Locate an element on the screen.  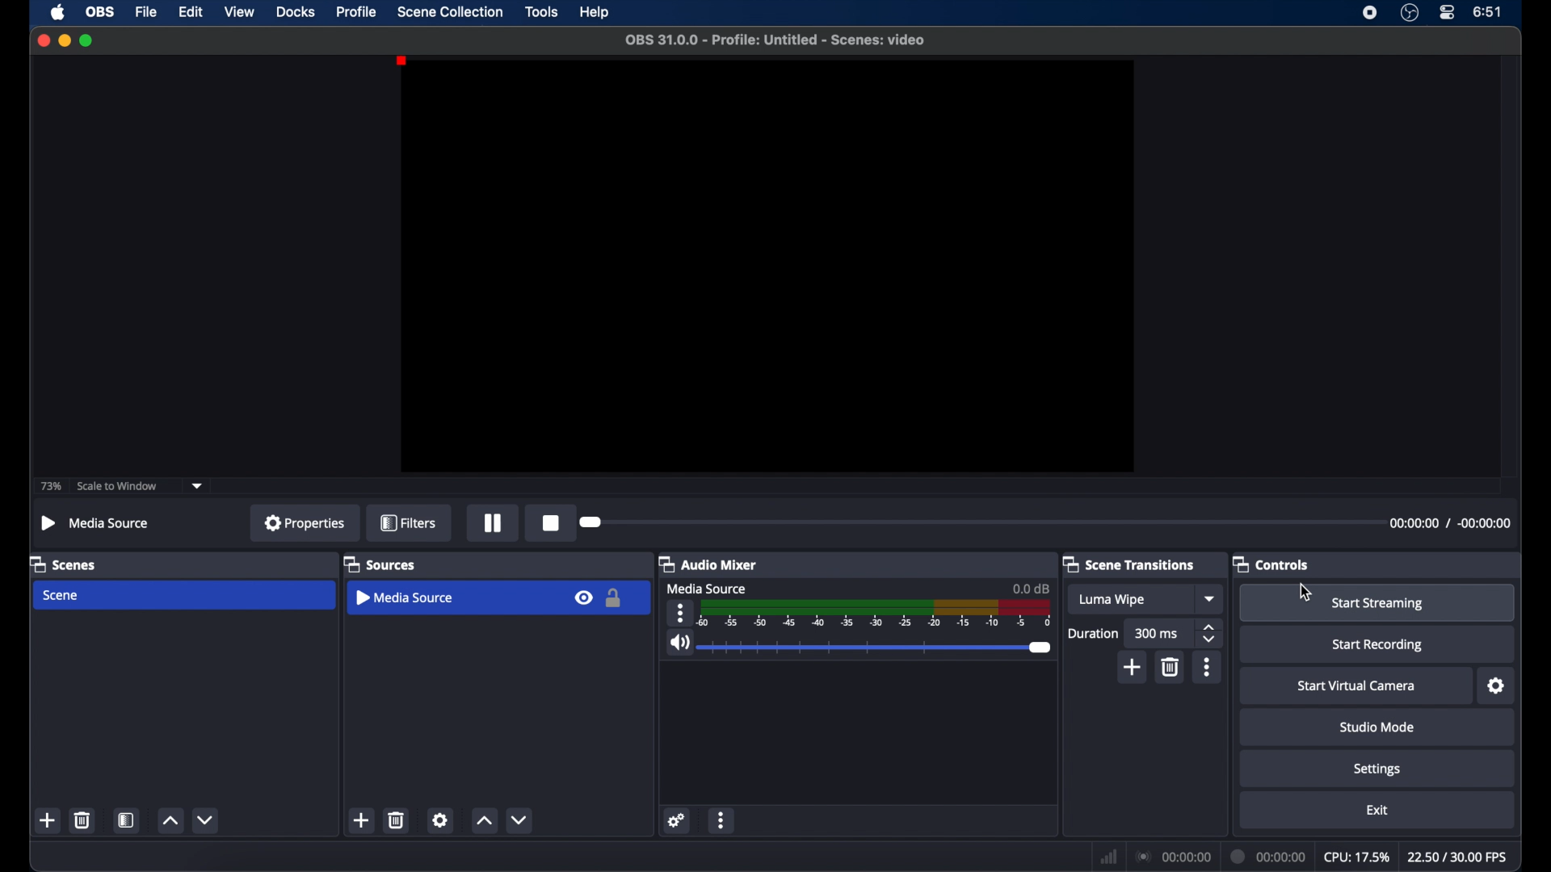
increment is located at coordinates (170, 820).